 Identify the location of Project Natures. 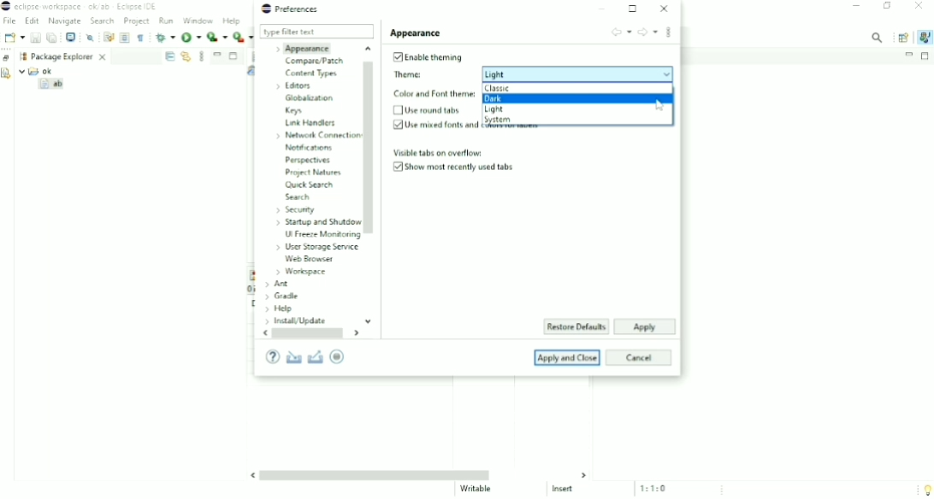
(311, 173).